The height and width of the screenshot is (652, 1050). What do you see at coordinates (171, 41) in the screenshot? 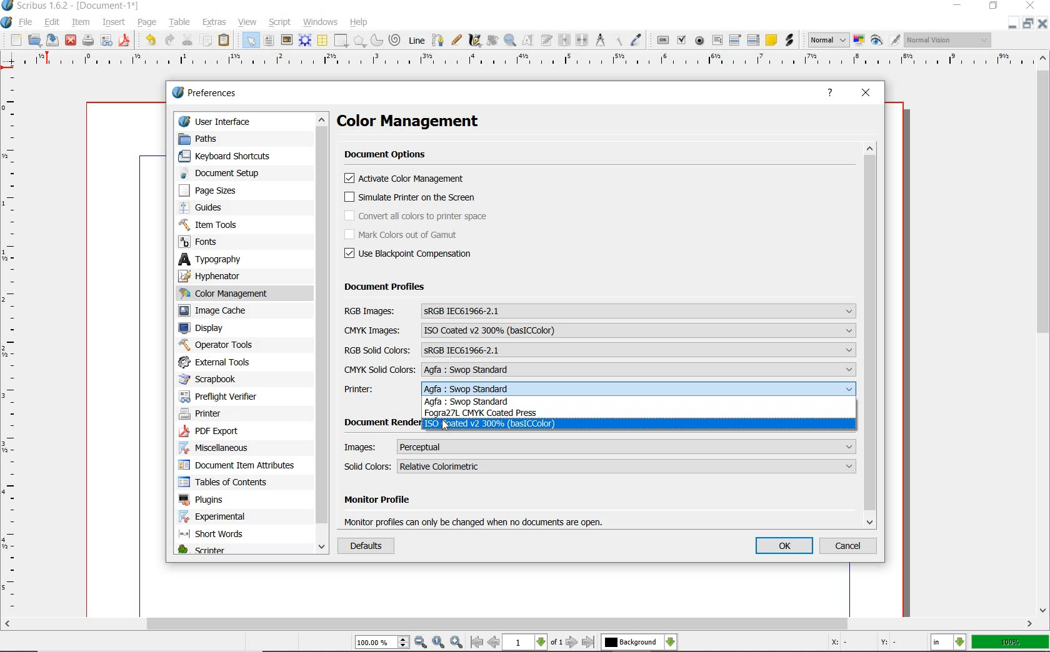
I see `redo` at bounding box center [171, 41].